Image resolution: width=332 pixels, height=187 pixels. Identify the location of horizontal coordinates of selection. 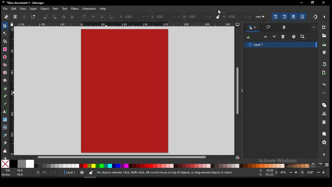
(134, 16).